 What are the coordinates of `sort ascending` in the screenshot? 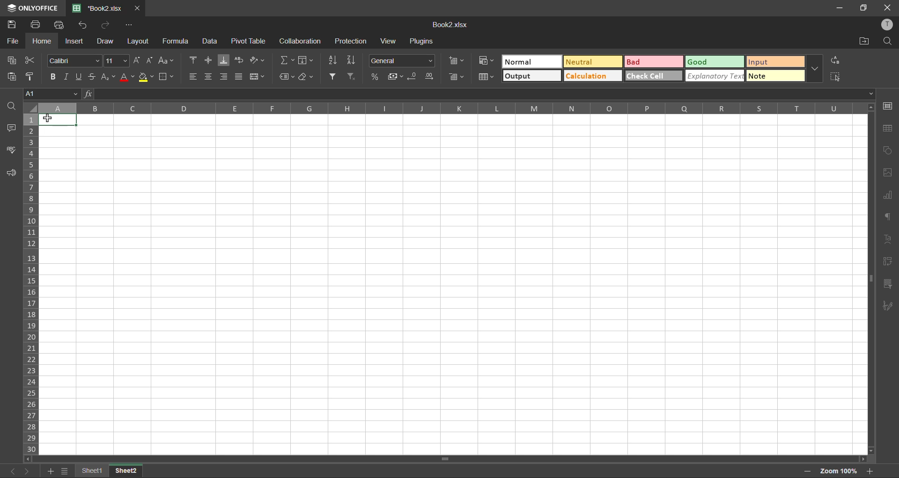 It's located at (333, 59).